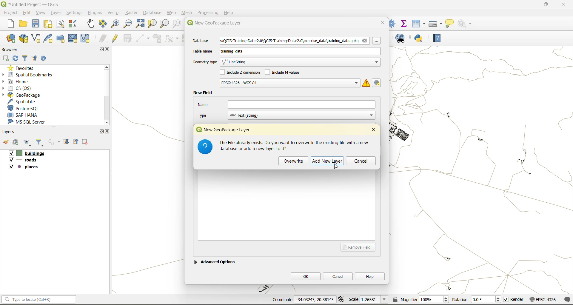 The height and width of the screenshot is (305, 573). I want to click on LineString(geometry type added), so click(237, 63).